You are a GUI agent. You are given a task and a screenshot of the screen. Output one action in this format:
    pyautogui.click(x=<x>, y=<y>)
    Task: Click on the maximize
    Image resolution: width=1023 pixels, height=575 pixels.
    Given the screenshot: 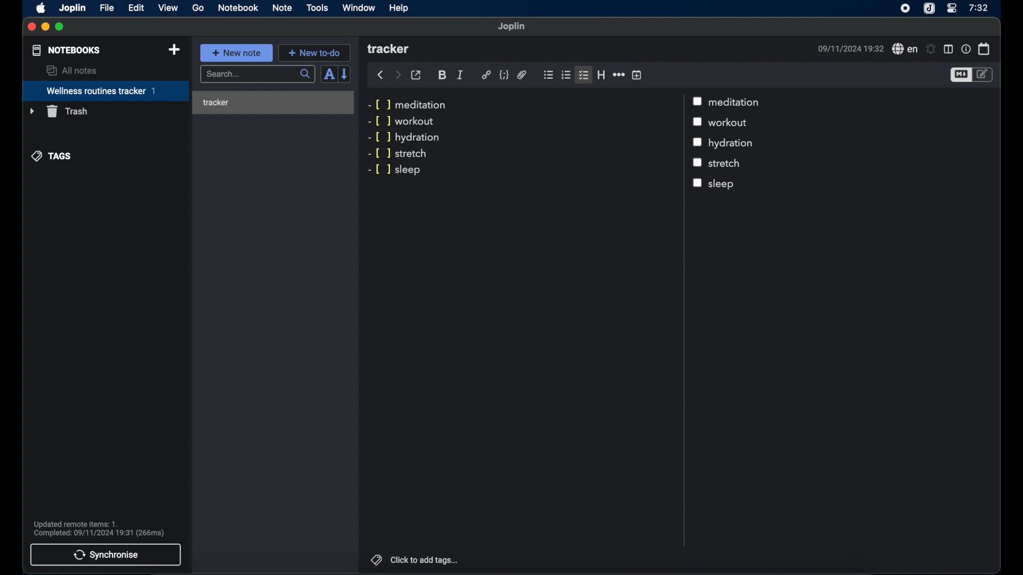 What is the action you would take?
    pyautogui.click(x=60, y=27)
    